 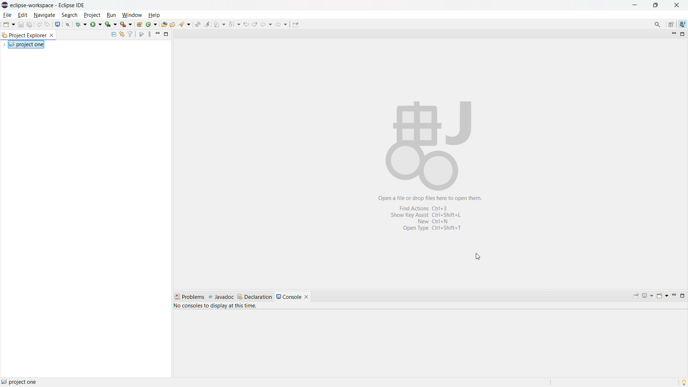 What do you see at coordinates (121, 34) in the screenshot?
I see `link to editor` at bounding box center [121, 34].